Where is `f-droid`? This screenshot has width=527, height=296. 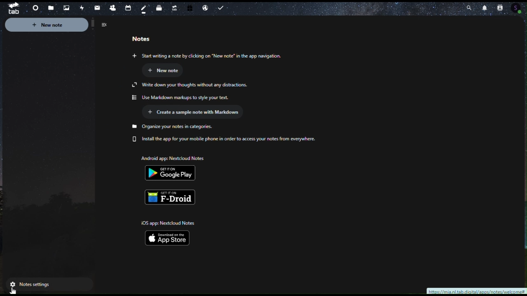
f-droid is located at coordinates (173, 195).